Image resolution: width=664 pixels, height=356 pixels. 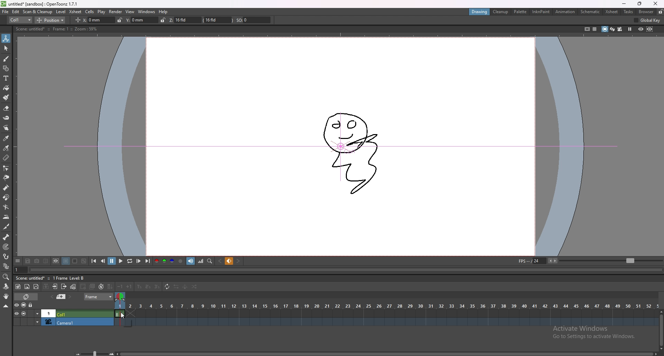 I want to click on resize, so click(x=638, y=4).